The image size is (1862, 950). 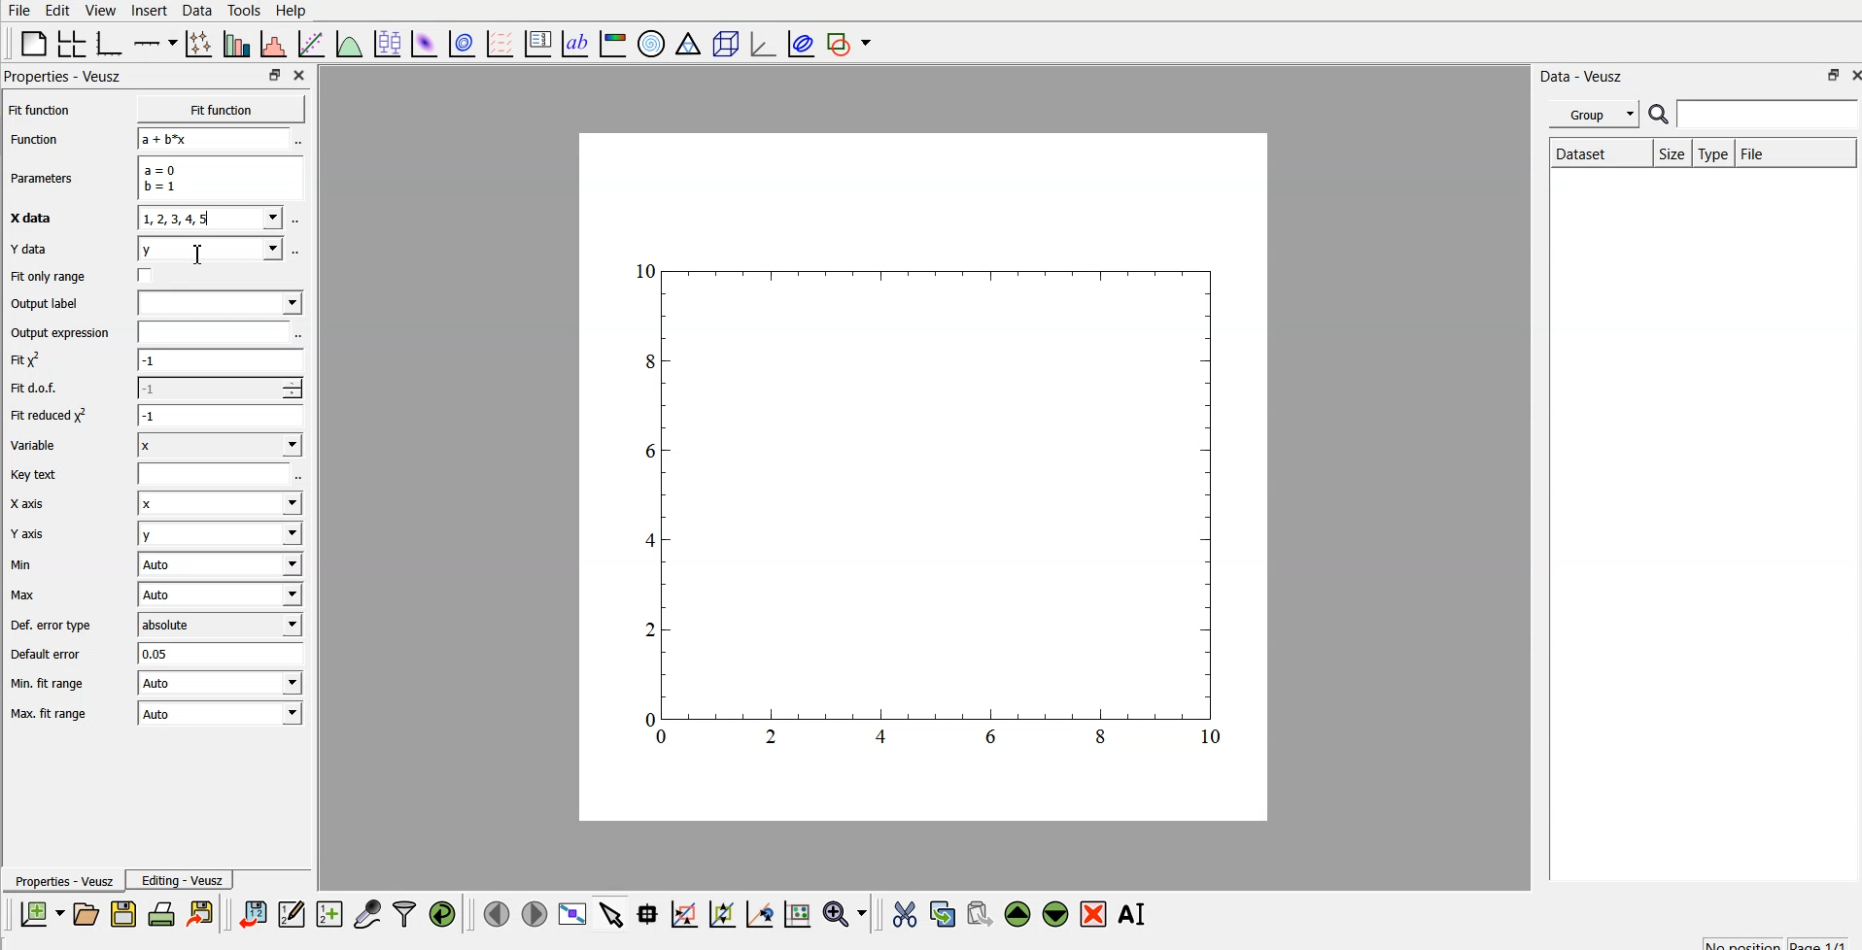 I want to click on move up the selected widget, so click(x=1017, y=914).